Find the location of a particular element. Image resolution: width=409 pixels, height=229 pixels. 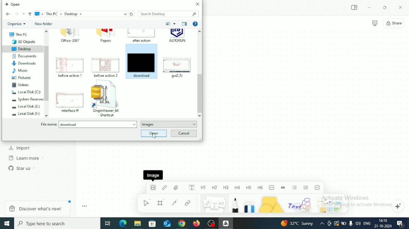

Text is located at coordinates (192, 188).